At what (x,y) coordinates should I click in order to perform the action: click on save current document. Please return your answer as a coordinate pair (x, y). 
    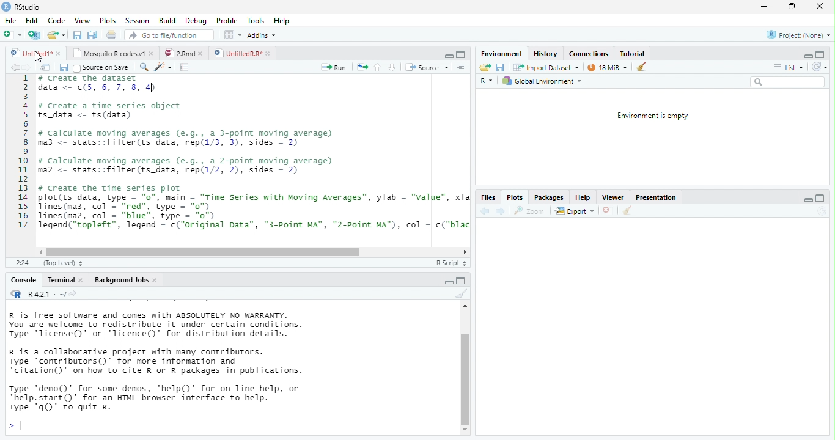
    Looking at the image, I should click on (501, 68).